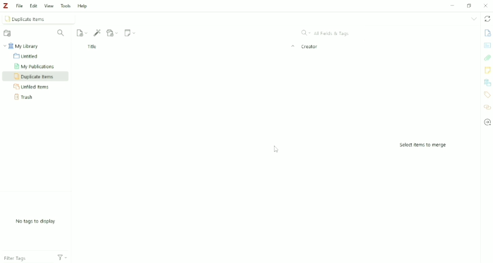 The height and width of the screenshot is (263, 493). I want to click on New Item, so click(82, 33).